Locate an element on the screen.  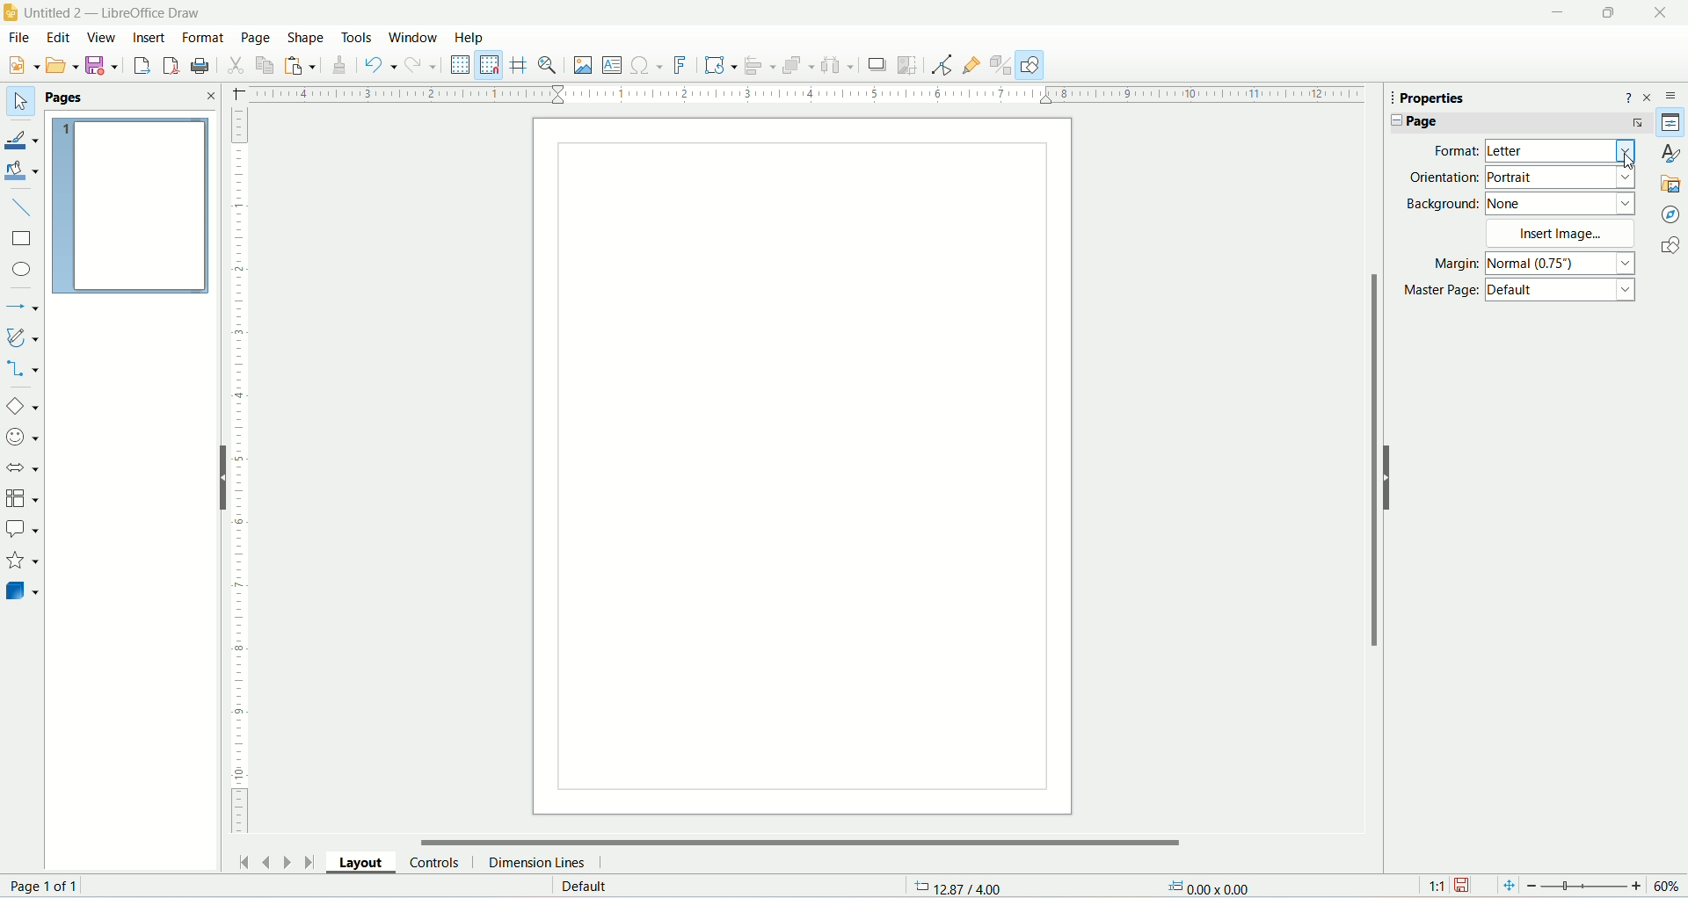
dimensions is located at coordinates (1225, 886).